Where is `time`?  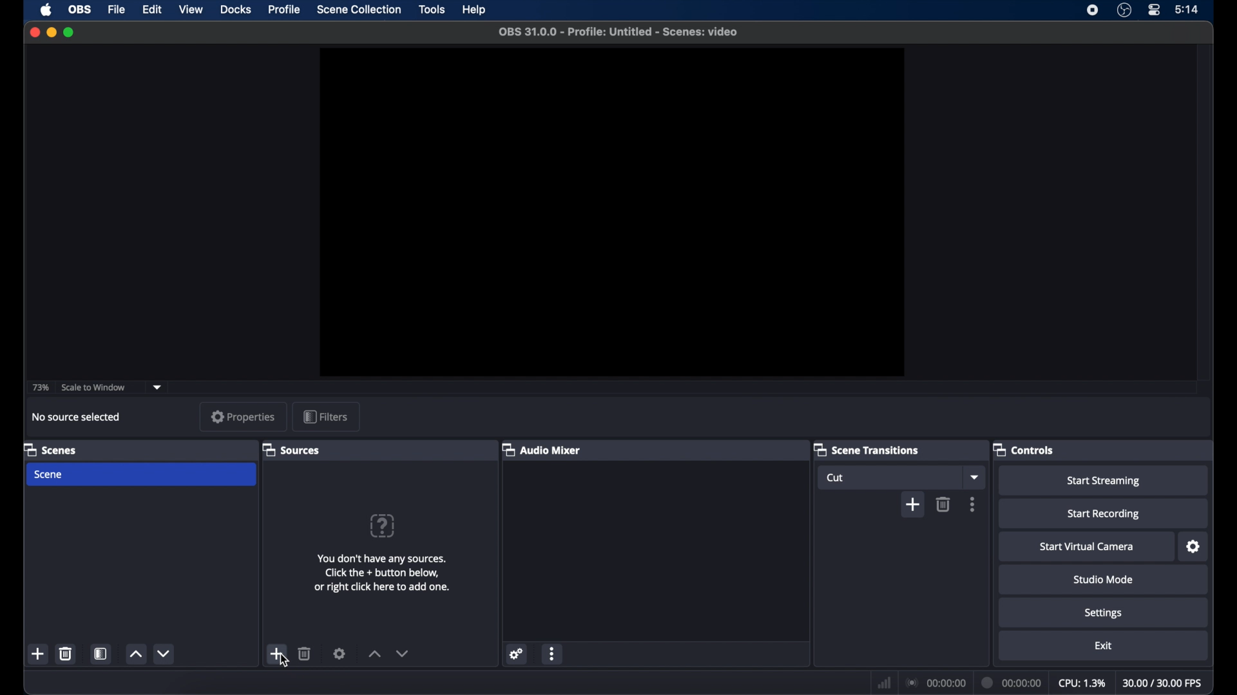 time is located at coordinates (1187, 9).